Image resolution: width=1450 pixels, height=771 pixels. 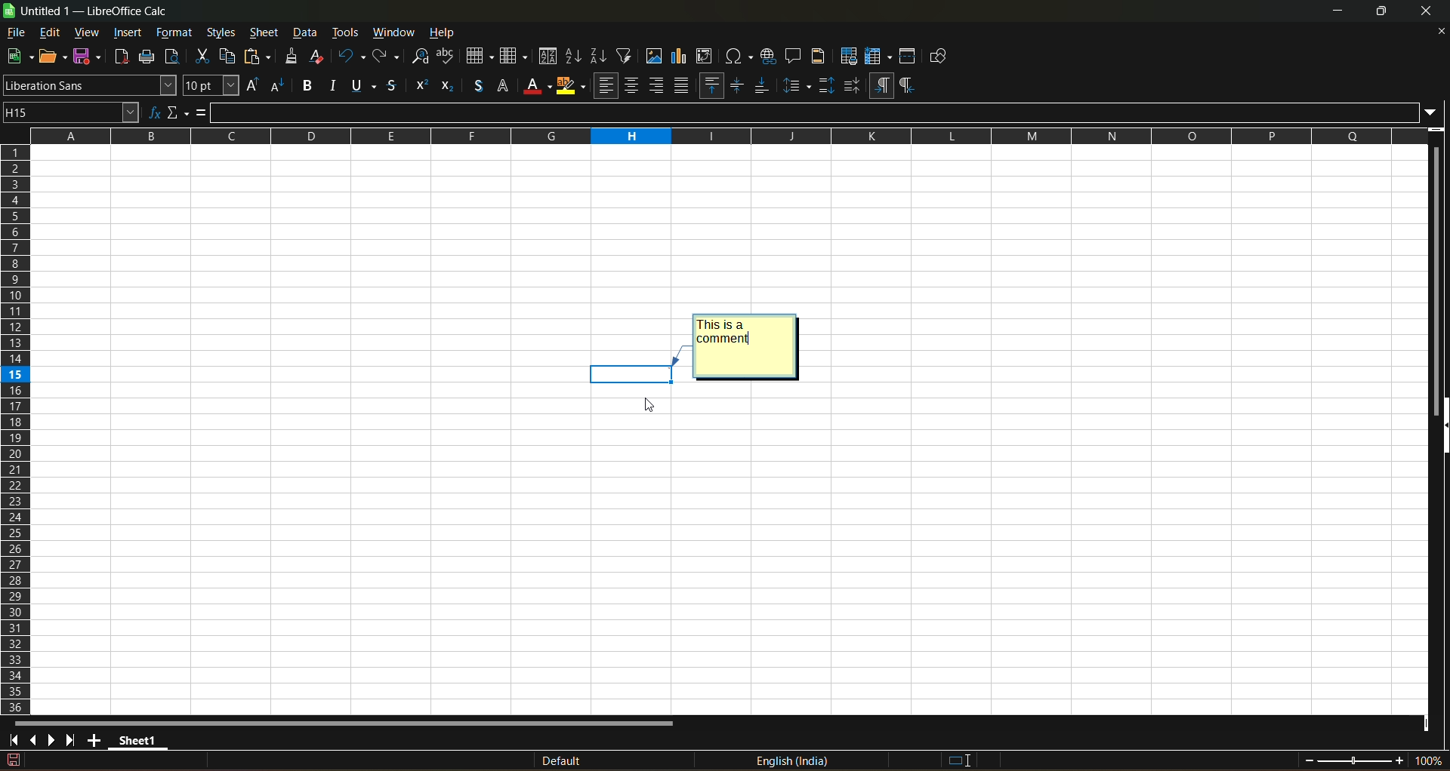 I want to click on formula, so click(x=1145, y=760).